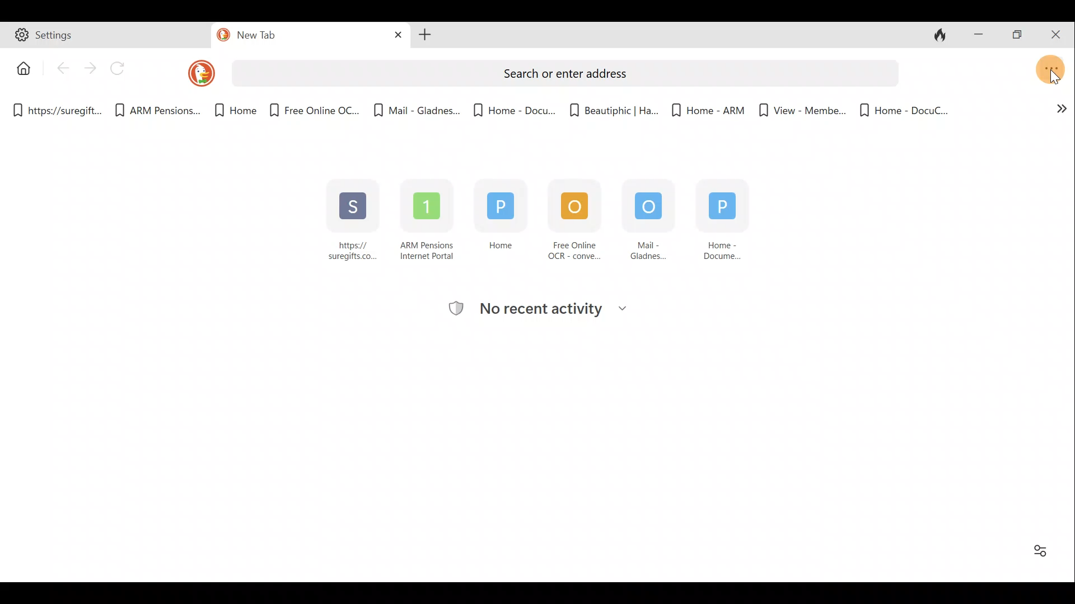 The height and width of the screenshot is (604, 1075). Describe the element at coordinates (1054, 69) in the screenshot. I see `Open application menu` at that location.